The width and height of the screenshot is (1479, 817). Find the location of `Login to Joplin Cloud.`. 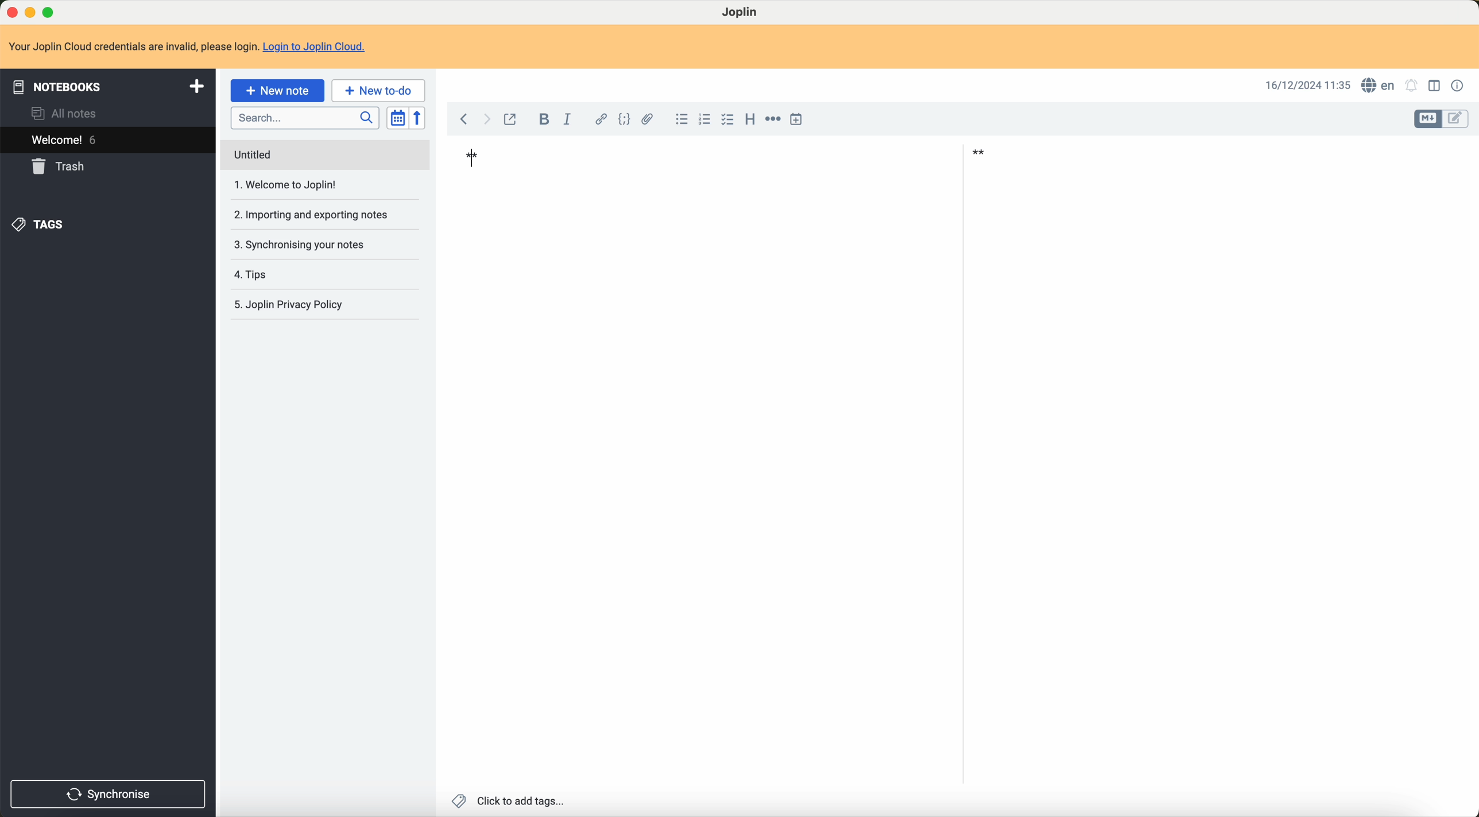

Login to Joplin Cloud. is located at coordinates (321, 47).